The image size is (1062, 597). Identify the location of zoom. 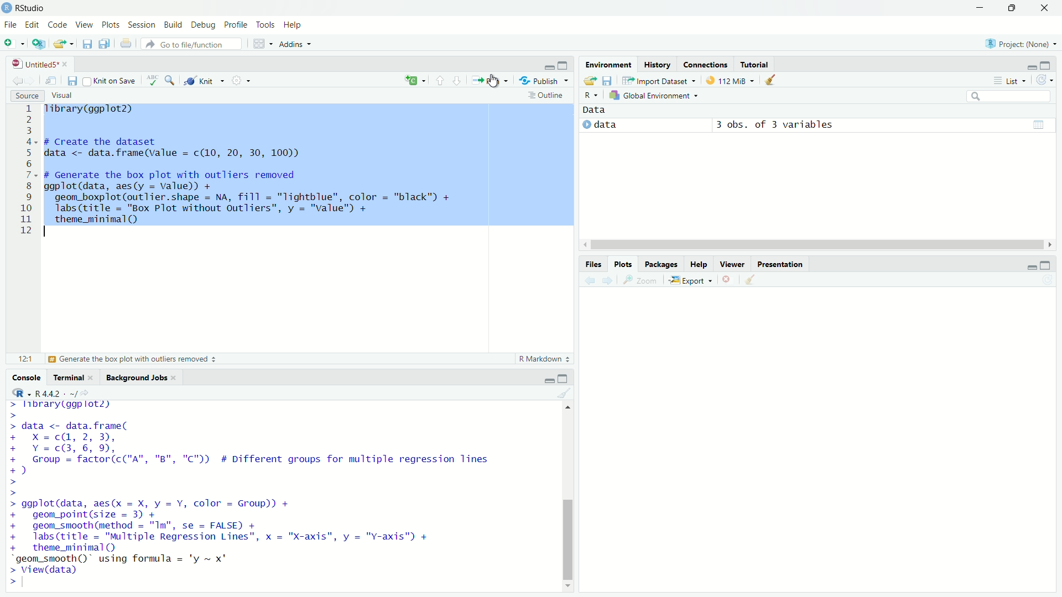
(171, 79).